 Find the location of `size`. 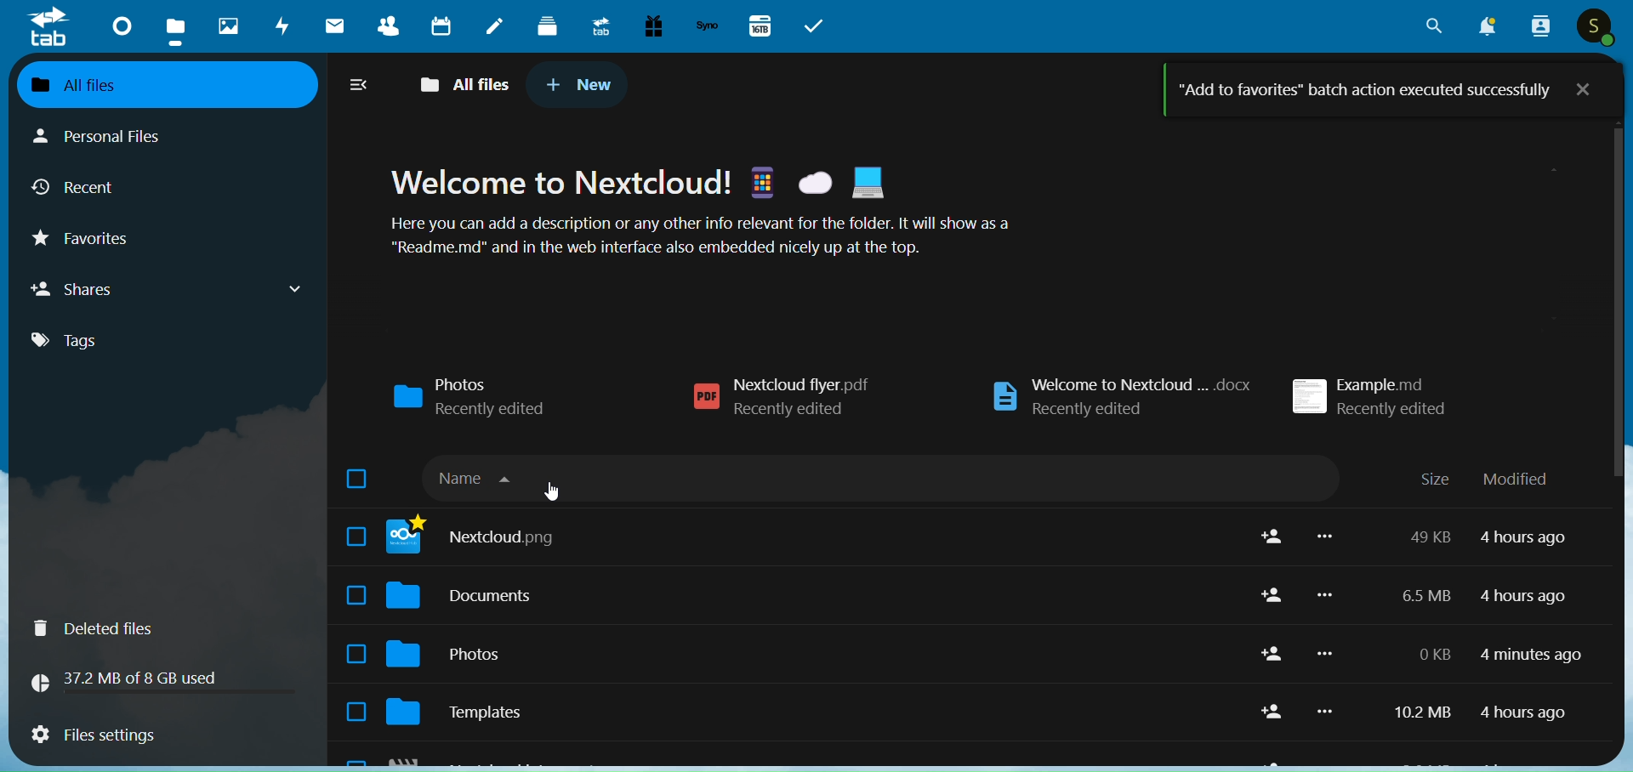

size is located at coordinates (1435, 478).